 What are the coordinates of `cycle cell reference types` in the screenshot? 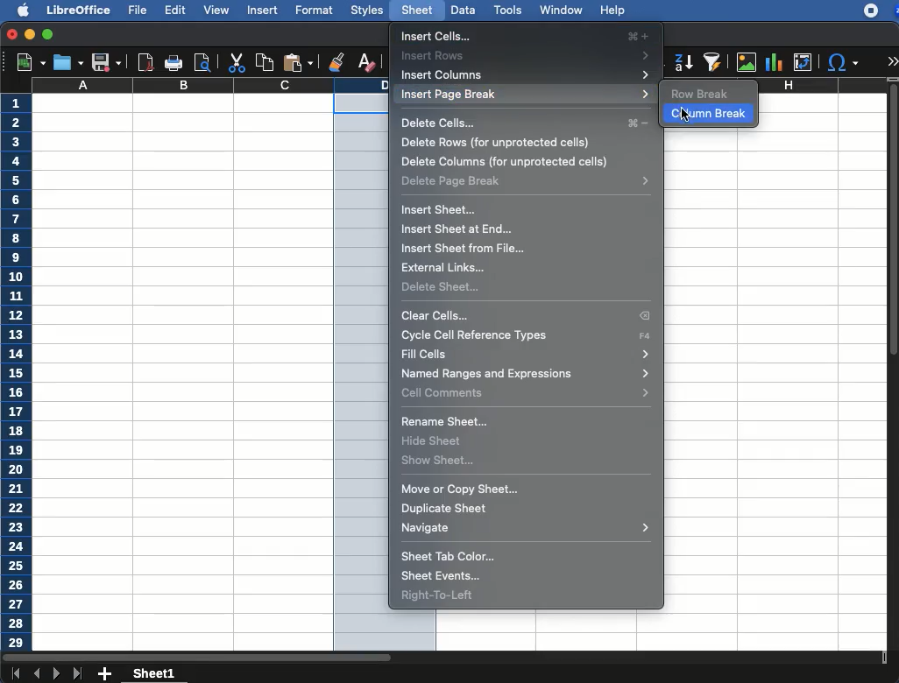 It's located at (530, 335).